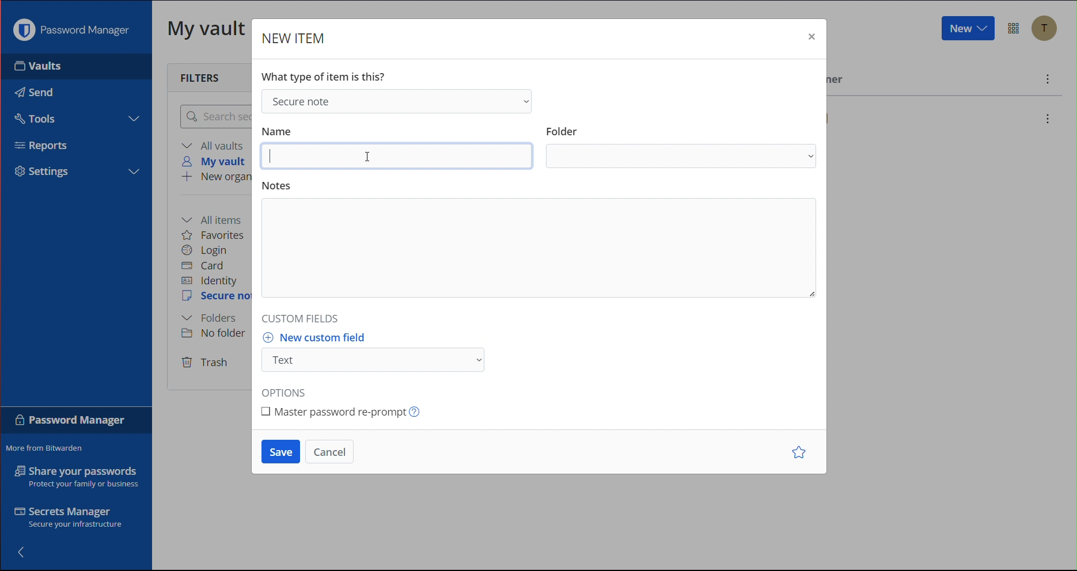  Describe the element at coordinates (217, 161) in the screenshot. I see `My vault` at that location.